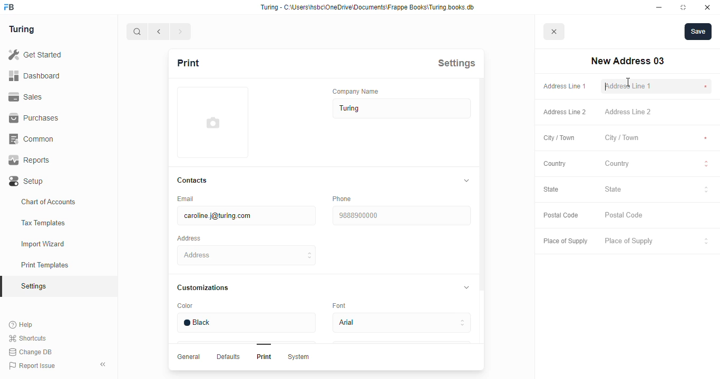  Describe the element at coordinates (137, 32) in the screenshot. I see `search` at that location.